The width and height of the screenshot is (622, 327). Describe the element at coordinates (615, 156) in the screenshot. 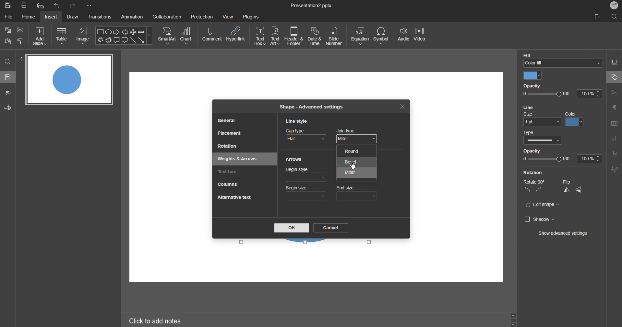

I see `Text Art` at that location.